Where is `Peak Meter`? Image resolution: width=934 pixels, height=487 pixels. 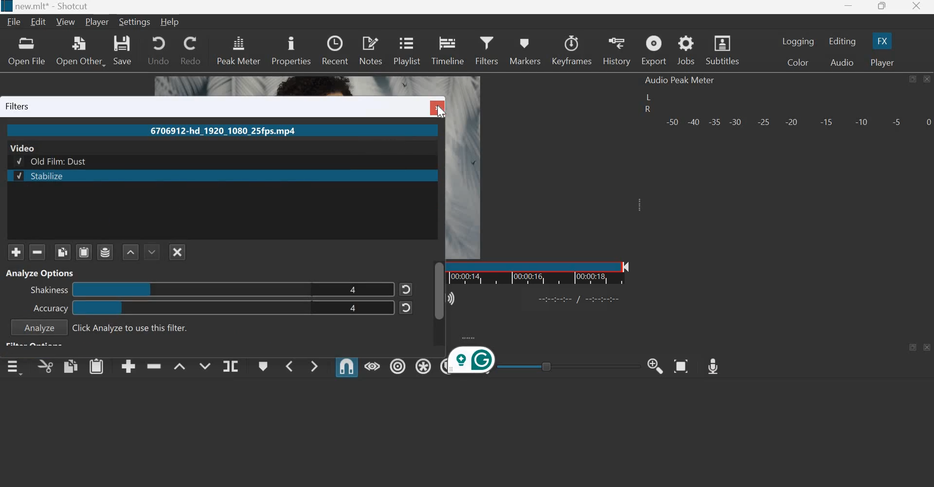 Peak Meter is located at coordinates (239, 50).